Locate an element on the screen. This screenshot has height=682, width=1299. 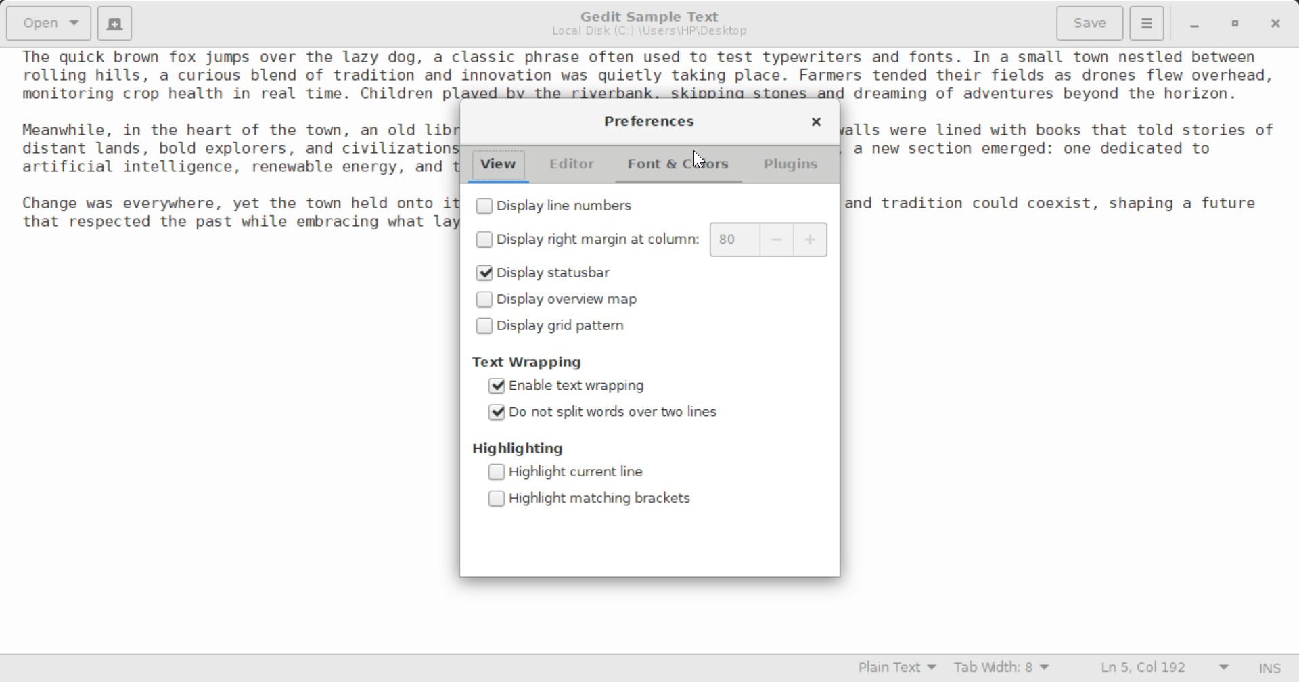
Insert Mode is located at coordinates (1267, 668).